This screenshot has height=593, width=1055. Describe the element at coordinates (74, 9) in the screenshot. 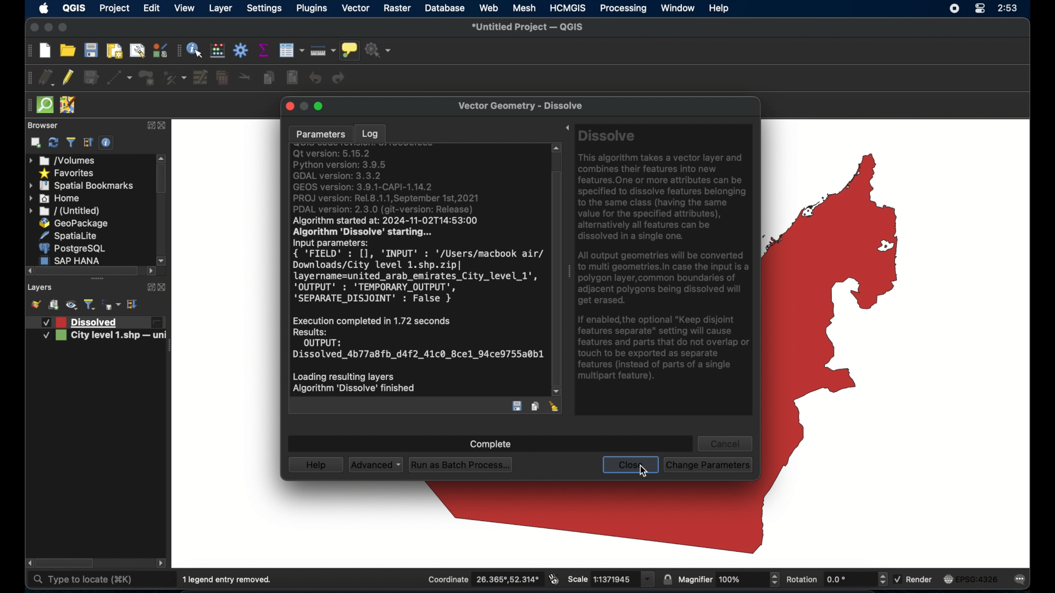

I see `QGIS` at that location.